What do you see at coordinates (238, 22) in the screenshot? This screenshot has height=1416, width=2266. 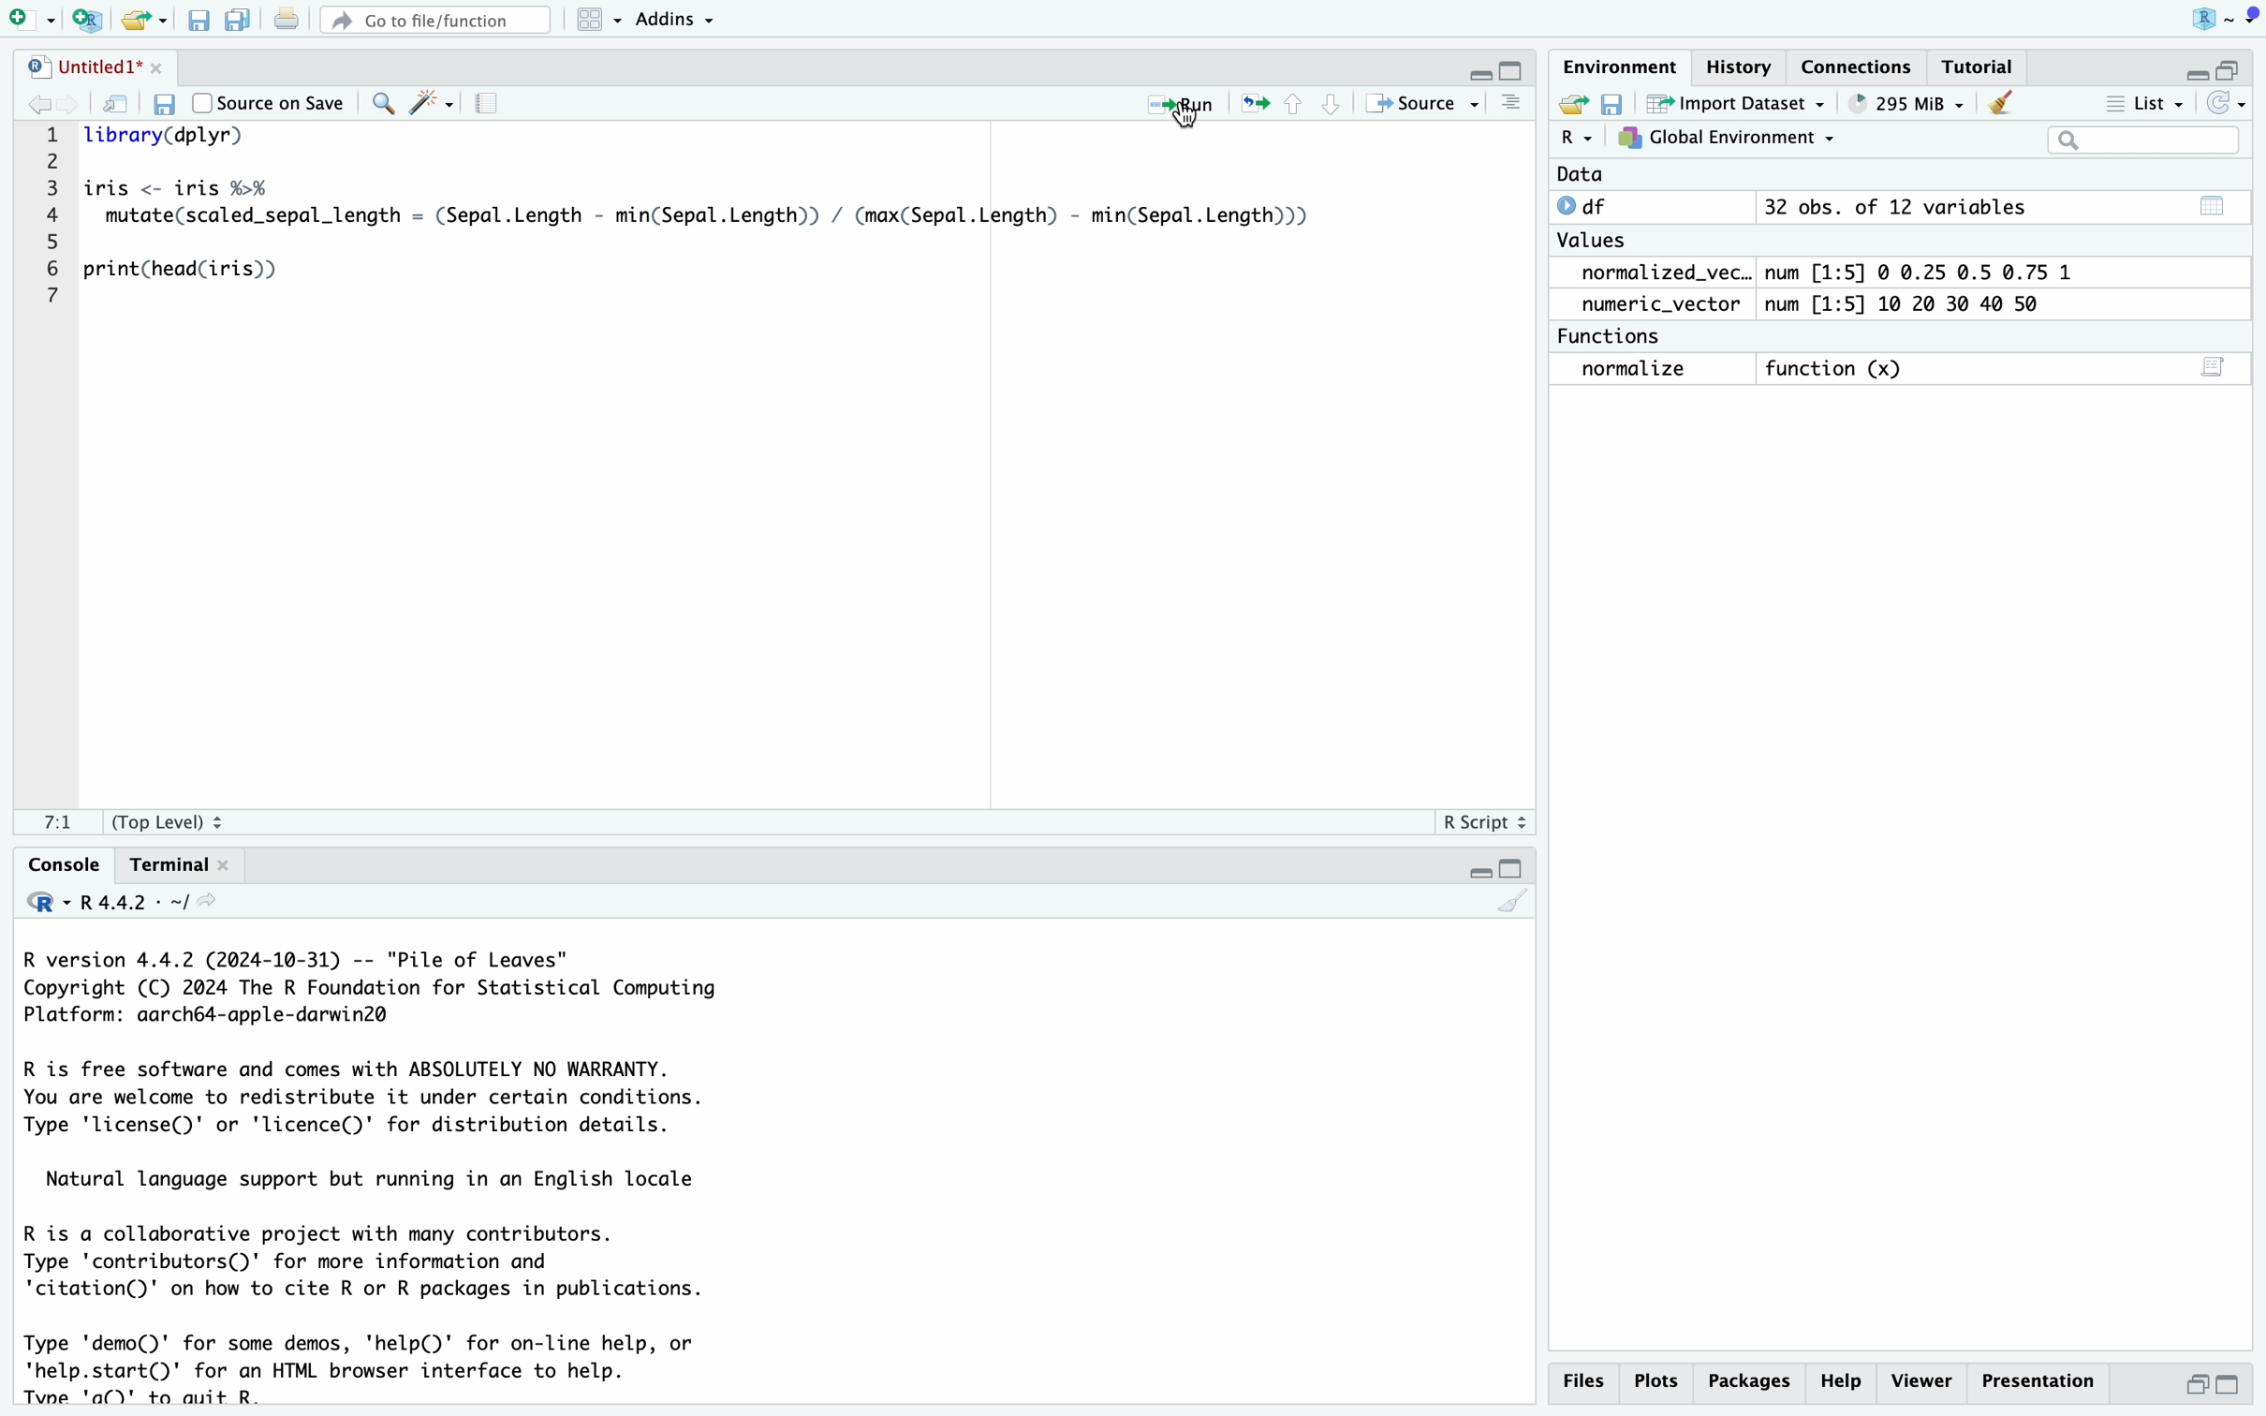 I see `Save As` at bounding box center [238, 22].